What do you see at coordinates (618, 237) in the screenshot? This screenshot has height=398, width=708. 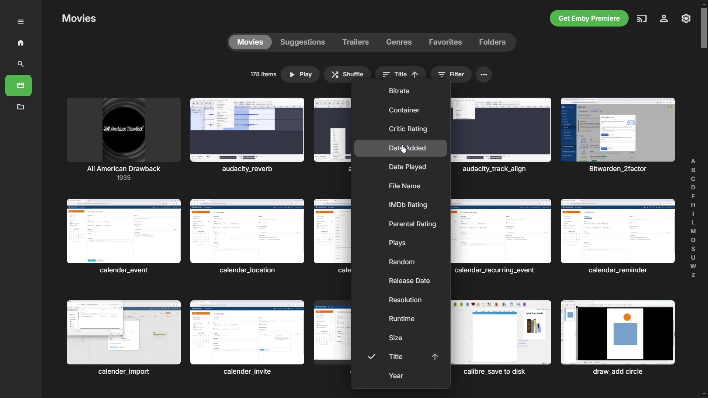 I see `` at bounding box center [618, 237].